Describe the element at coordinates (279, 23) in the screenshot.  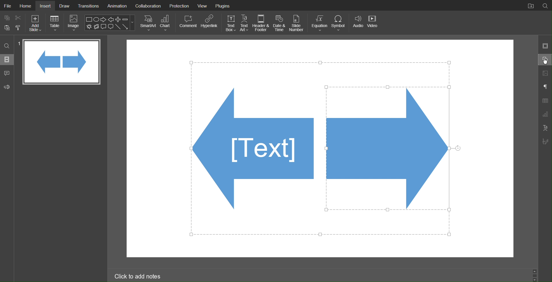
I see `Date and Time` at that location.